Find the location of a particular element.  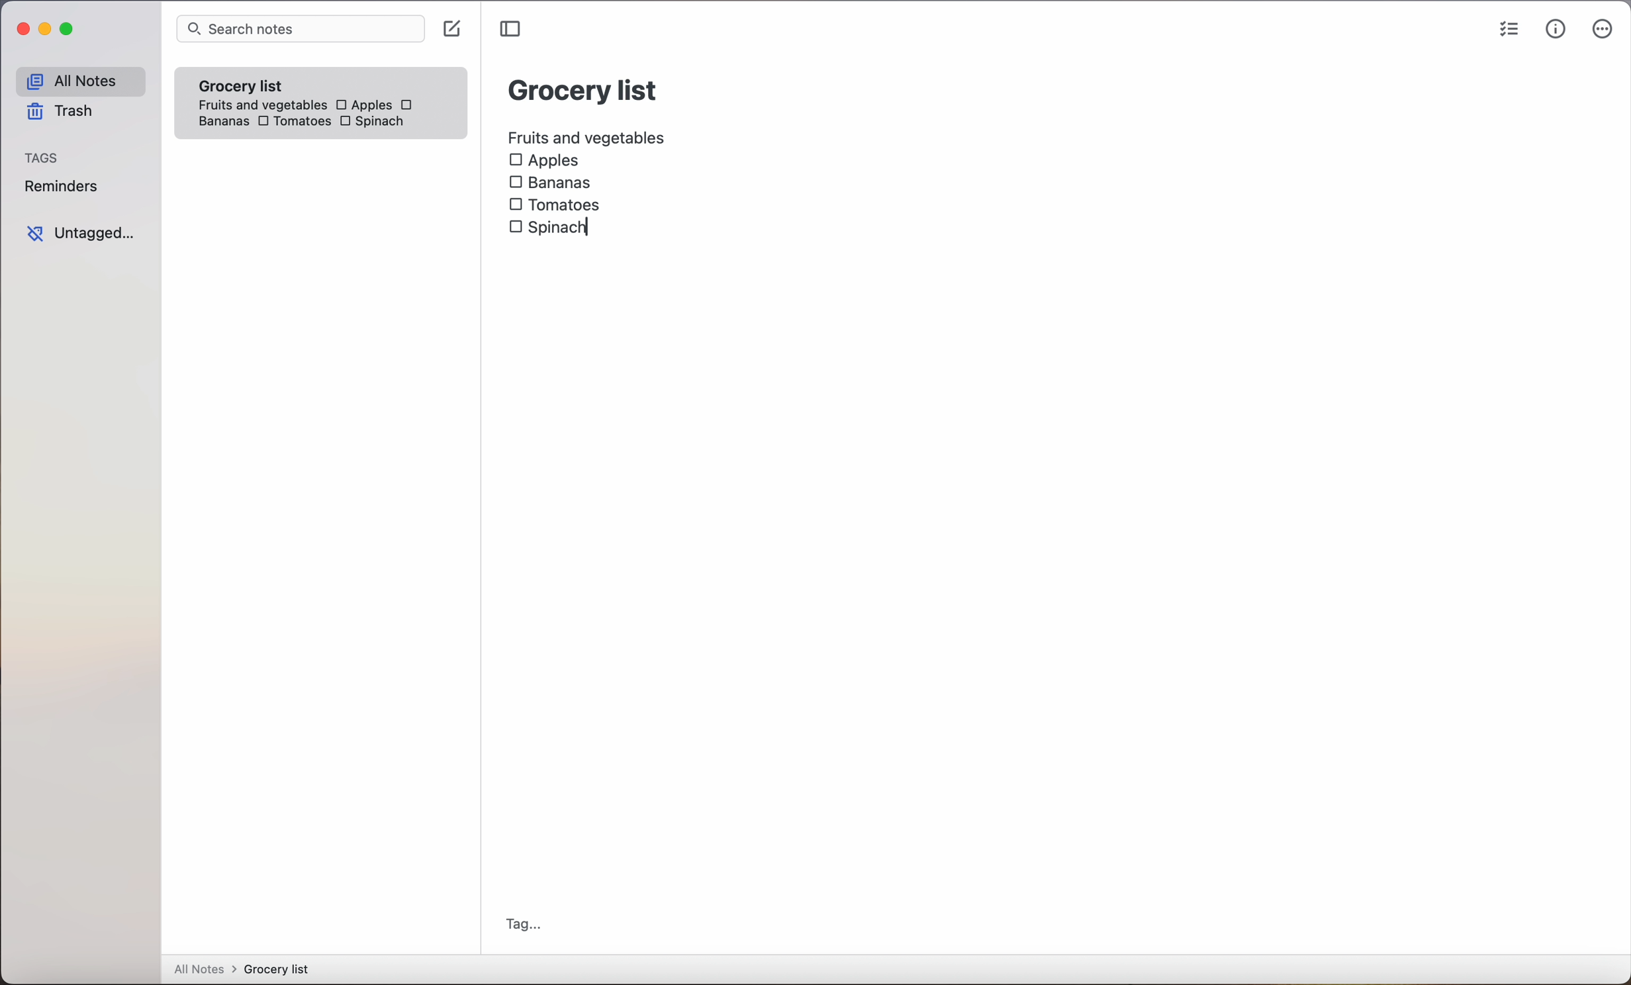

minimize Simplenote is located at coordinates (48, 32).